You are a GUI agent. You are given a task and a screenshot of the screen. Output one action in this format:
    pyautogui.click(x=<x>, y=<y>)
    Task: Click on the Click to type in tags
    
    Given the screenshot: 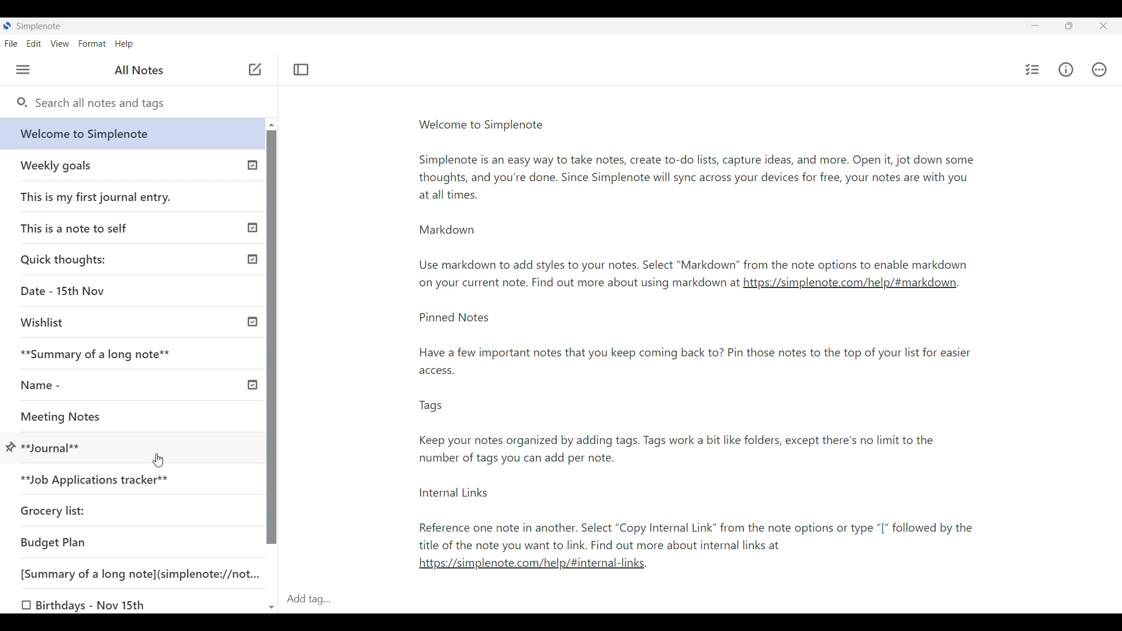 What is the action you would take?
    pyautogui.click(x=702, y=600)
    